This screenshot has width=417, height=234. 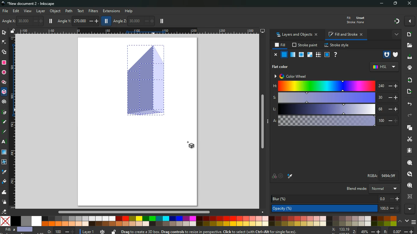 I want to click on normal, so click(x=284, y=55).